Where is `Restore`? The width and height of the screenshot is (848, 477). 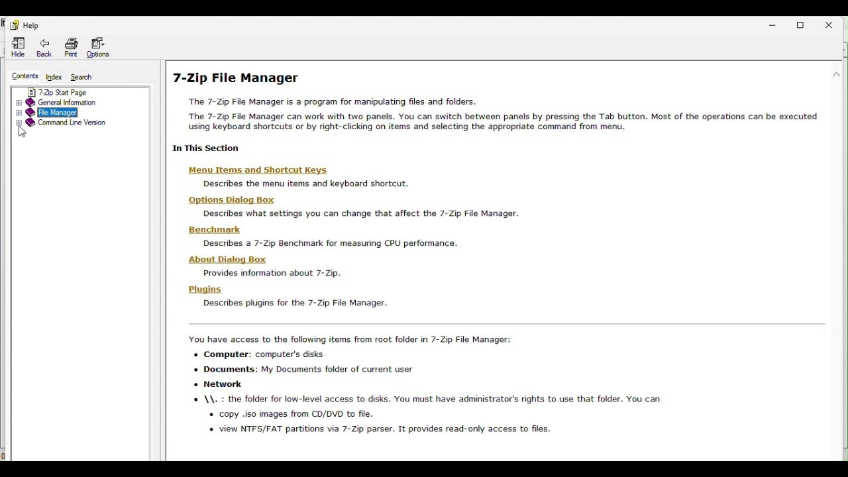
Restore is located at coordinates (805, 25).